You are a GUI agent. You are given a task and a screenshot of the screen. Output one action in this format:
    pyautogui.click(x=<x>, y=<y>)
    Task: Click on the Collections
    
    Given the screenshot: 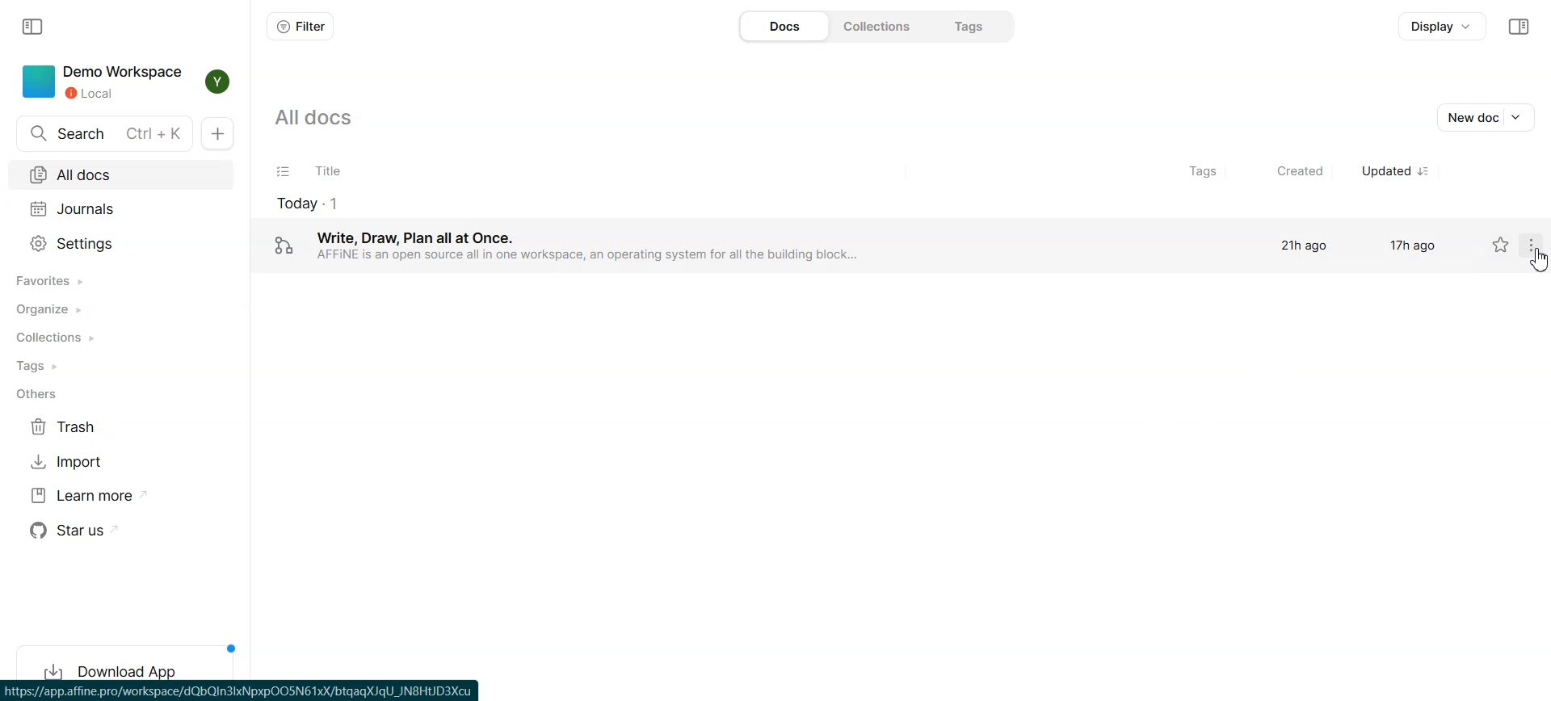 What is the action you would take?
    pyautogui.click(x=881, y=27)
    